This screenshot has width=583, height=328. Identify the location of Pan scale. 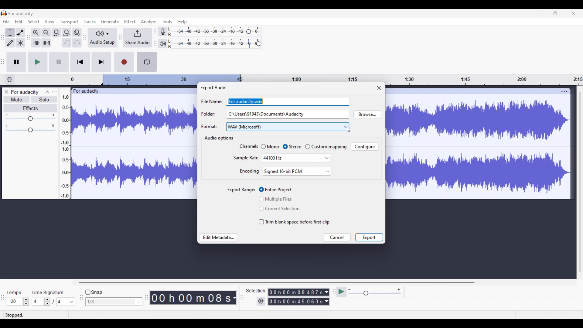
(30, 128).